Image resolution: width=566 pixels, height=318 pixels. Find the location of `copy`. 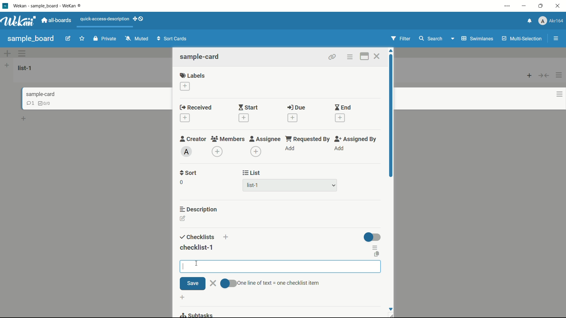

copy is located at coordinates (375, 254).